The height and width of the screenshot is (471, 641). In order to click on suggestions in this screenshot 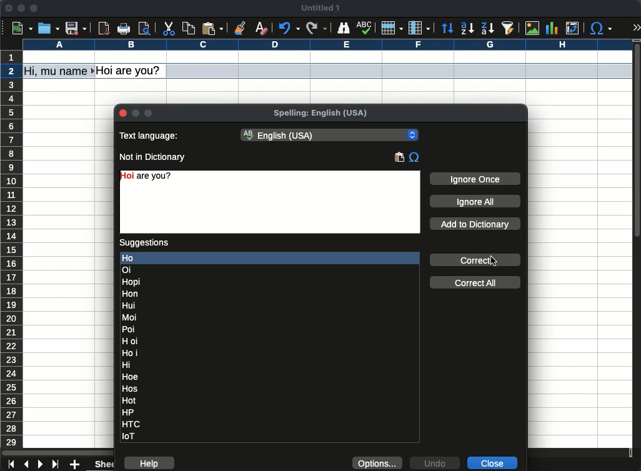, I will do `click(144, 244)`.